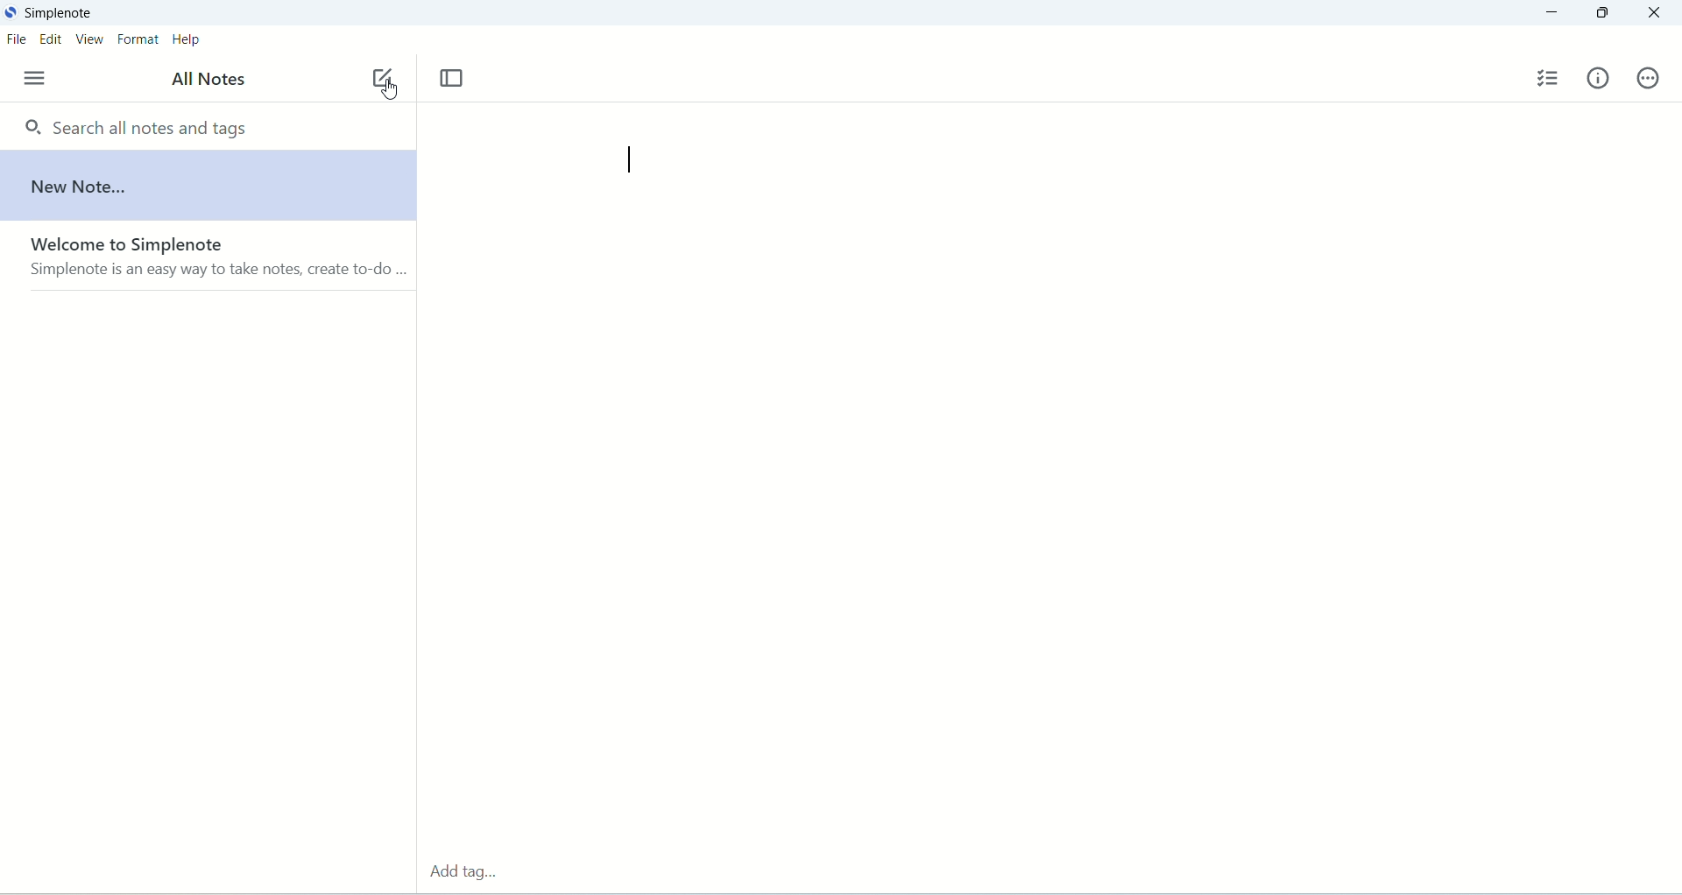 This screenshot has width=1682, height=895. I want to click on cursor, so click(392, 90).